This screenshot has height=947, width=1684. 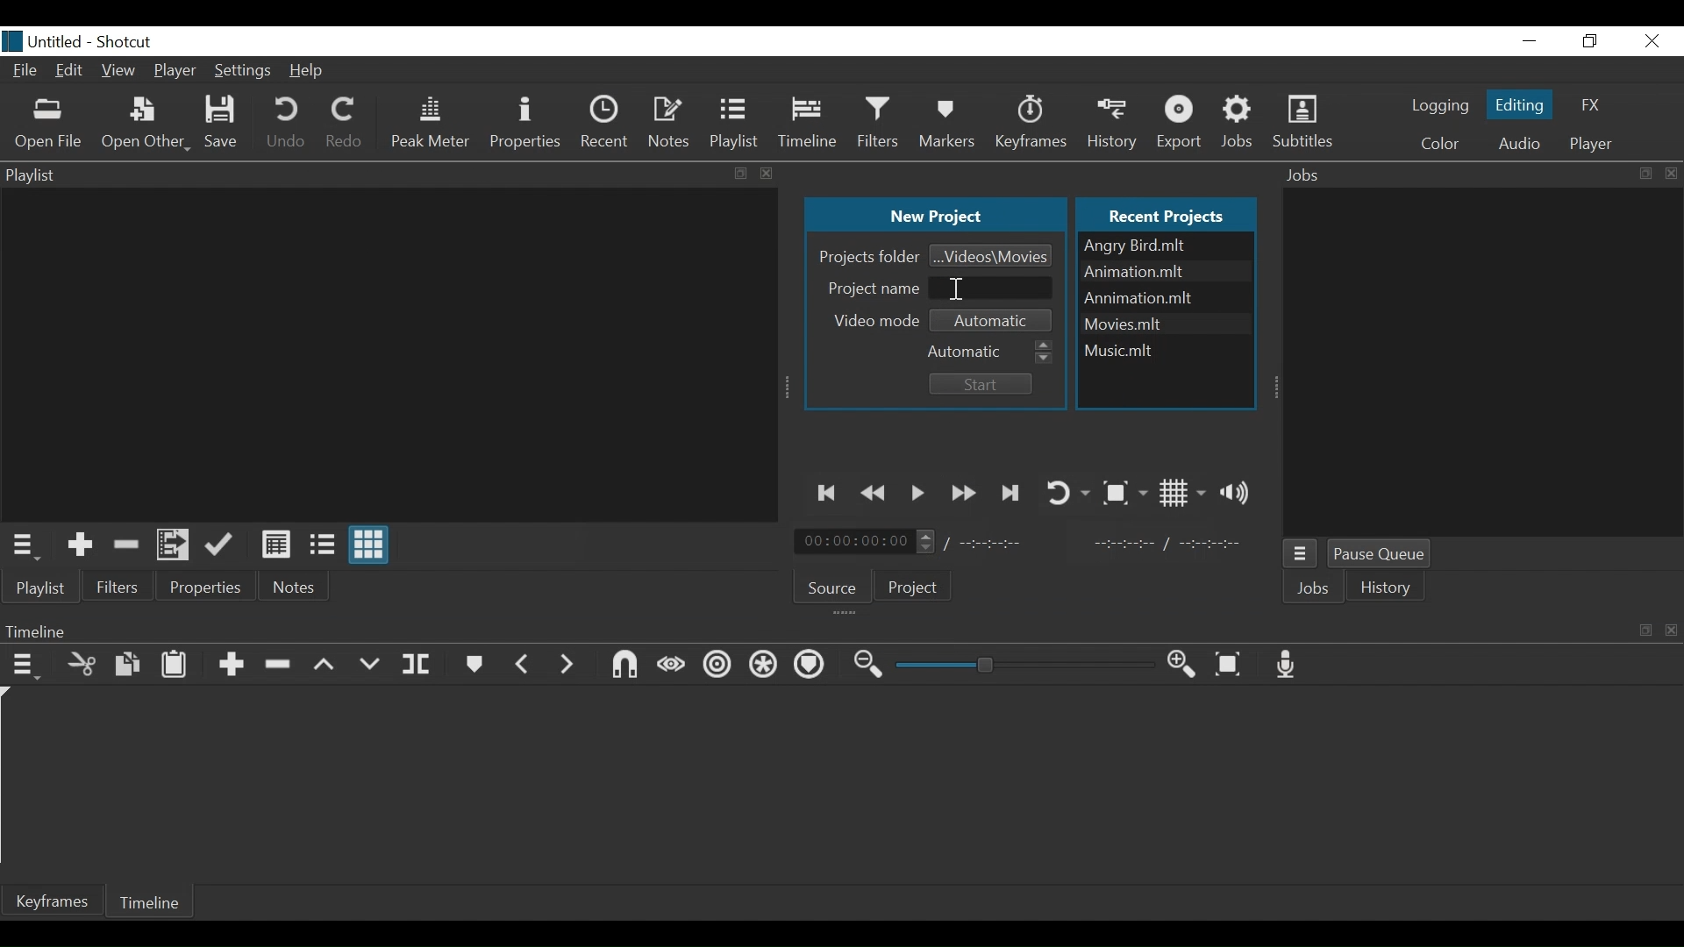 What do you see at coordinates (176, 70) in the screenshot?
I see `Player` at bounding box center [176, 70].